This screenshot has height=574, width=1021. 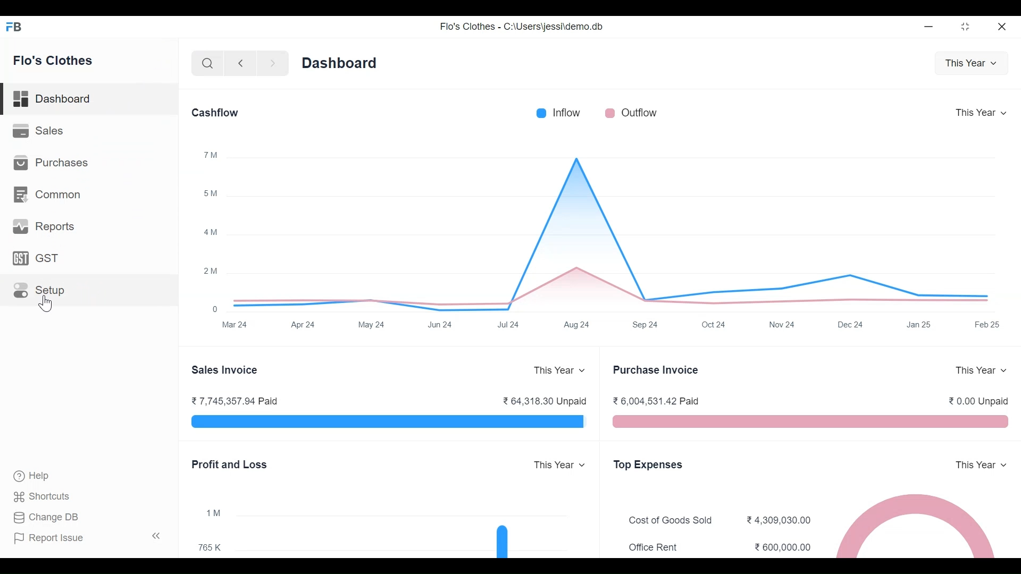 What do you see at coordinates (654, 401) in the screenshot?
I see `6,004,531.42 Paid` at bounding box center [654, 401].